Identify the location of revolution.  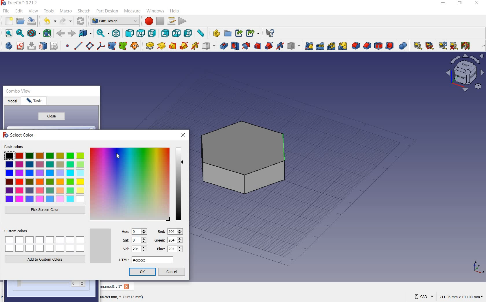
(161, 45).